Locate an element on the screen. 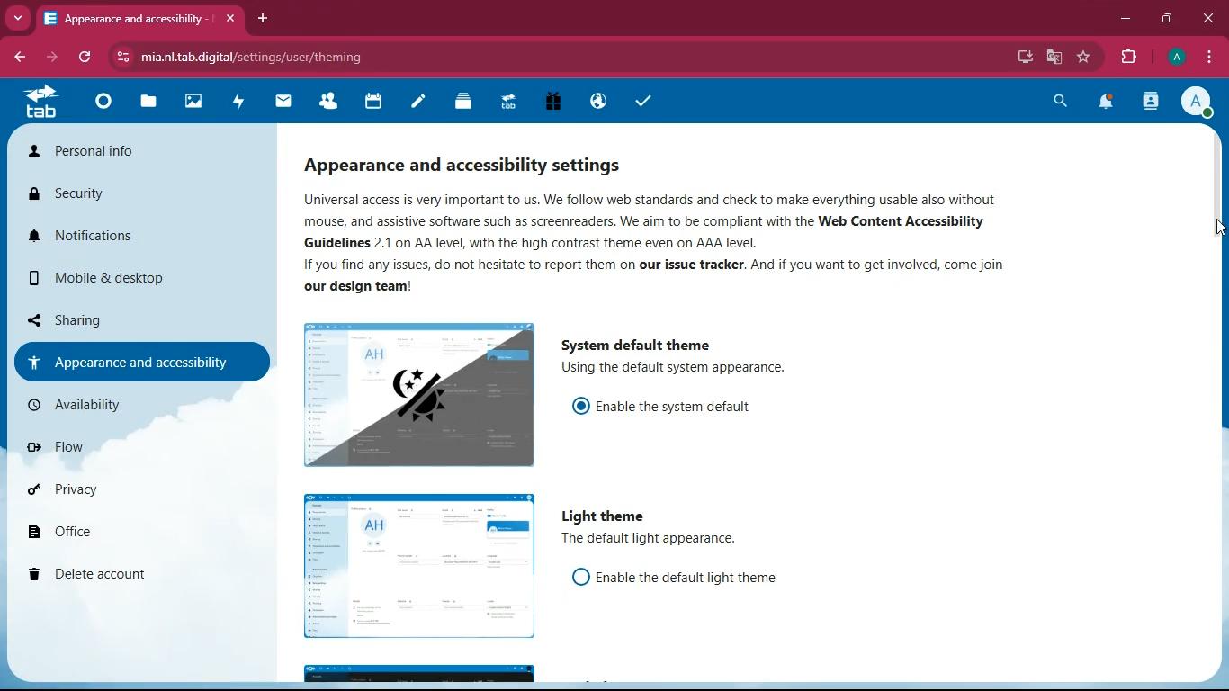 The image size is (1229, 691). maximize is located at coordinates (1163, 17).